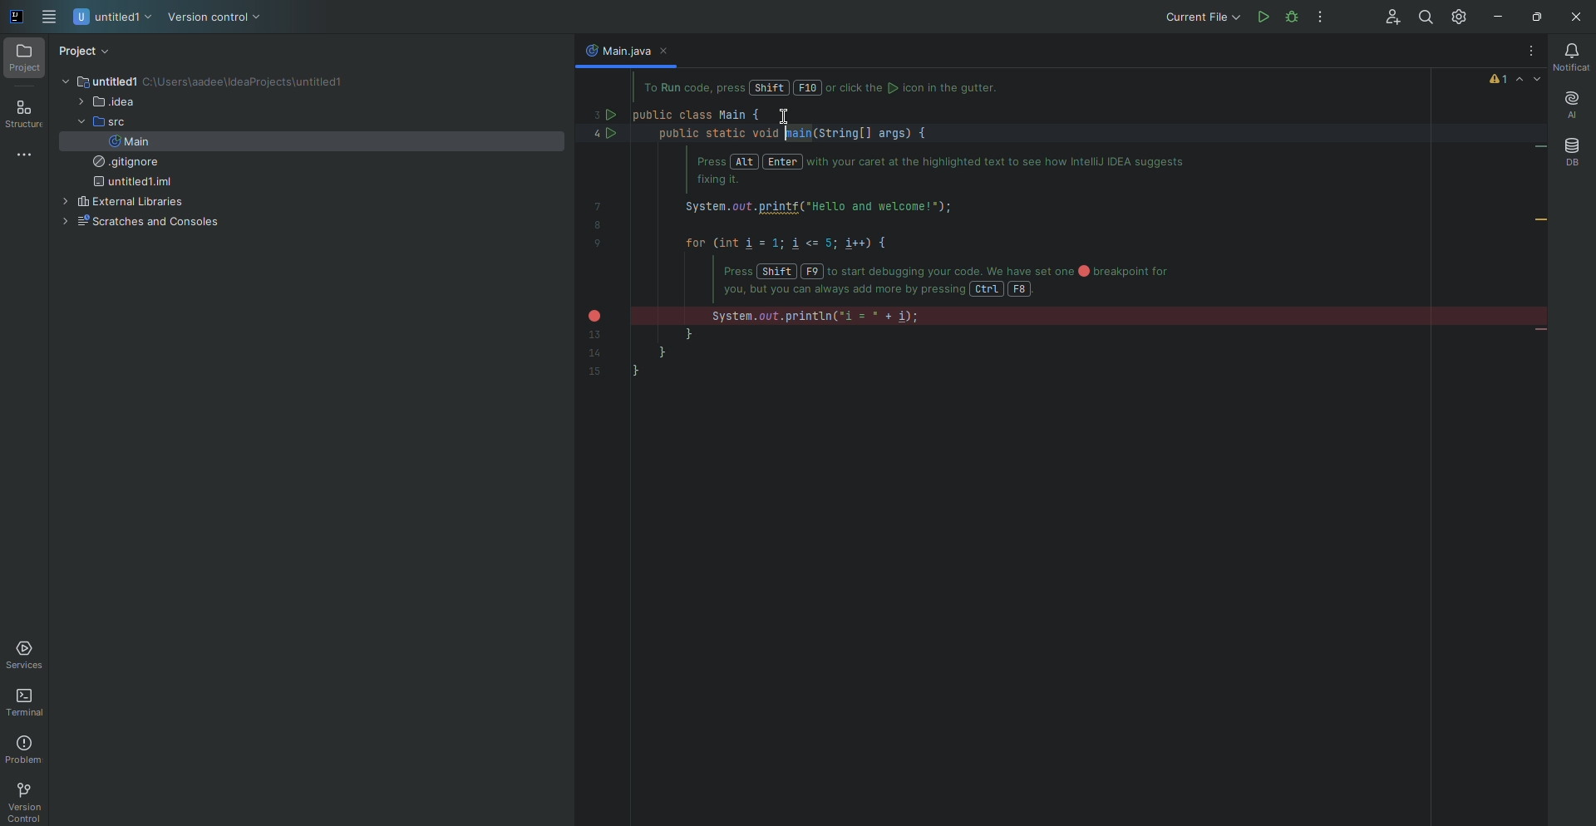  I want to click on Main, so click(129, 141).